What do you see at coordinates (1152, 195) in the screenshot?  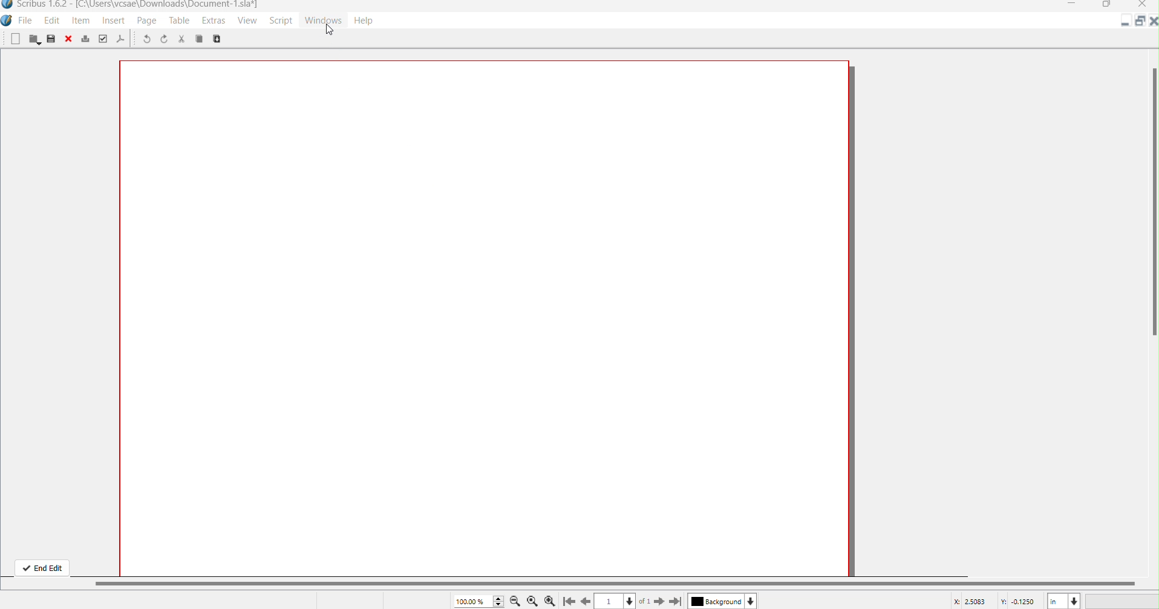 I see `vertical scroll bar` at bounding box center [1152, 195].